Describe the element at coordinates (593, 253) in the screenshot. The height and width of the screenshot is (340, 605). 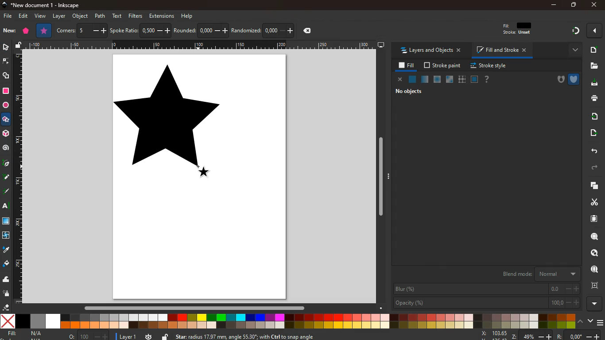
I see `search` at that location.